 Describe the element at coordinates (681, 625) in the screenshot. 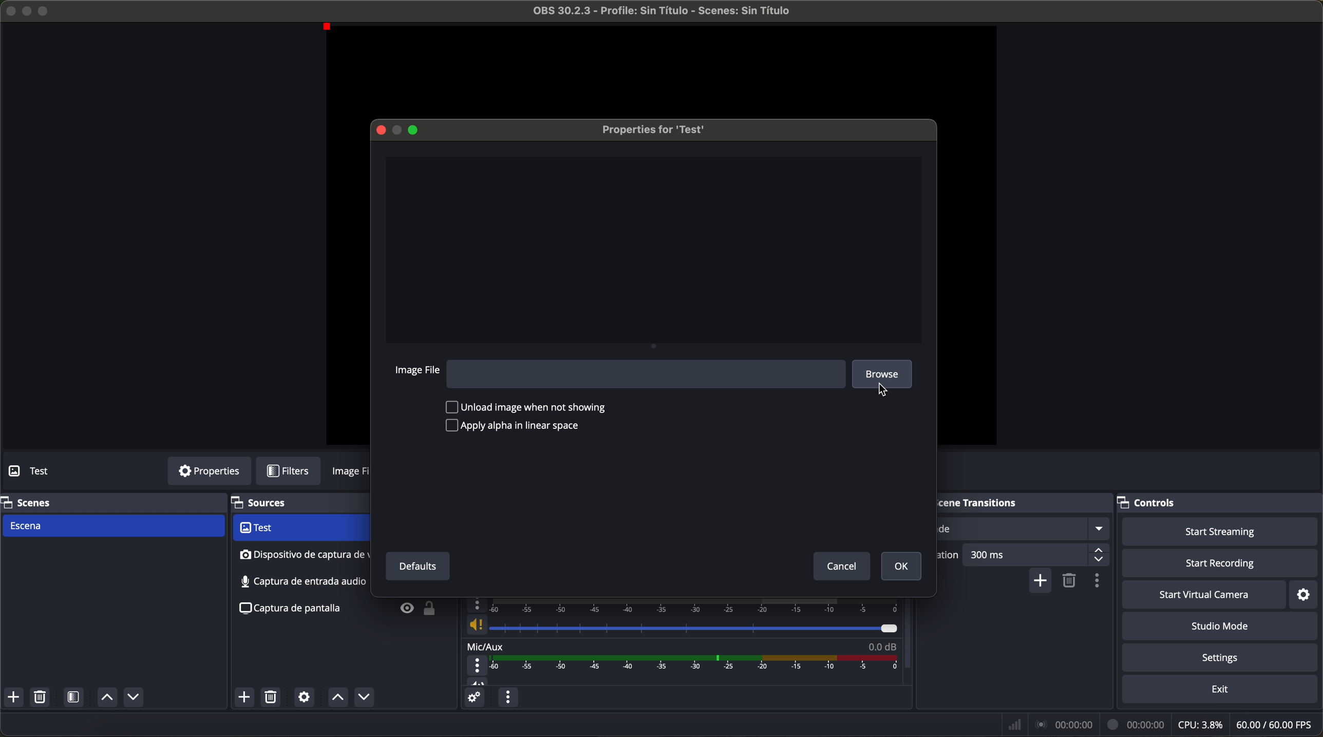

I see `vol` at that location.